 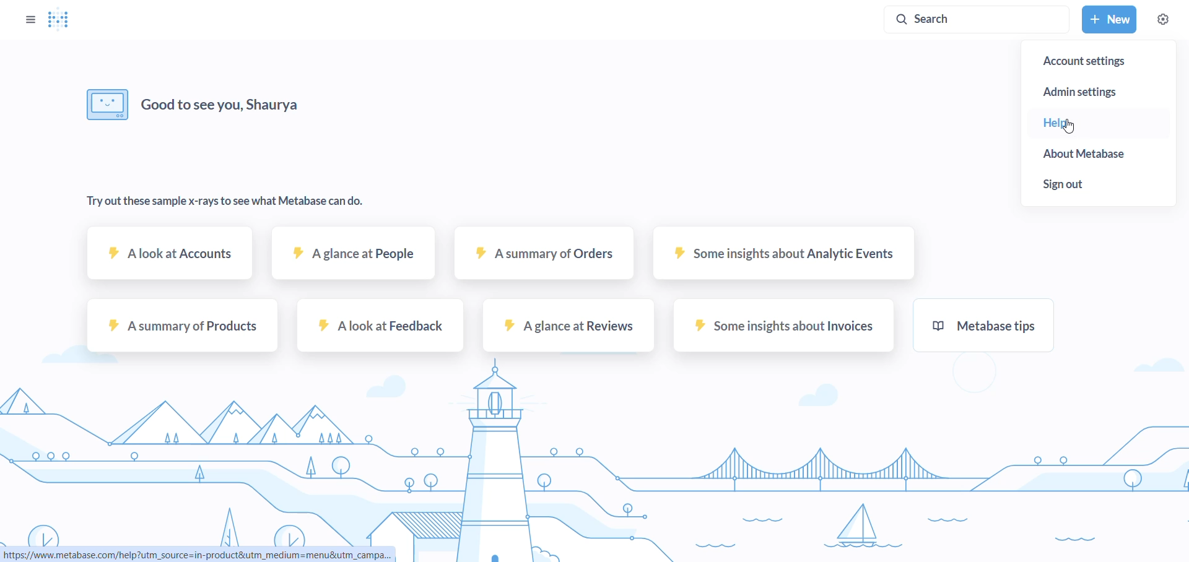 I want to click on some insights about invoices sample, so click(x=783, y=329).